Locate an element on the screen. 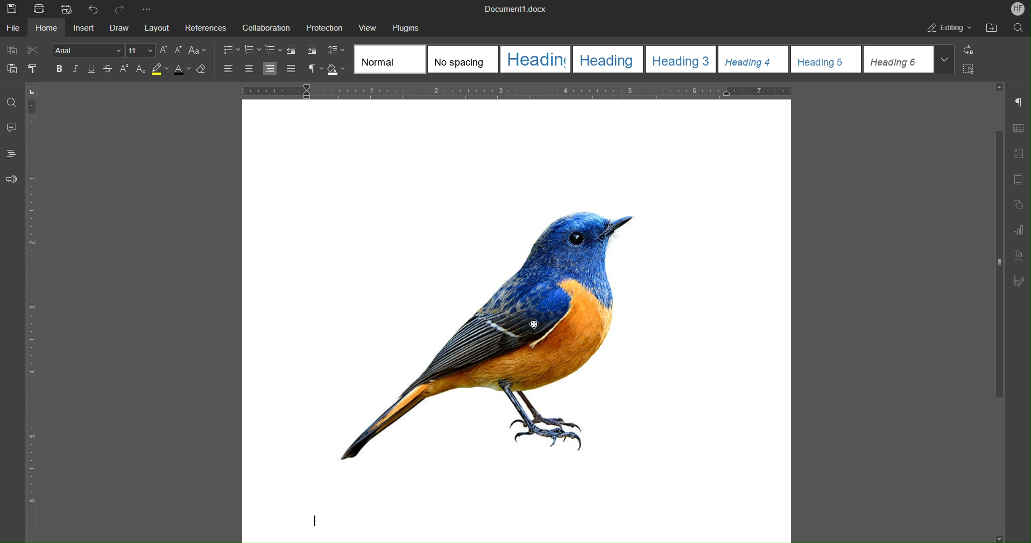  Draw is located at coordinates (119, 27).